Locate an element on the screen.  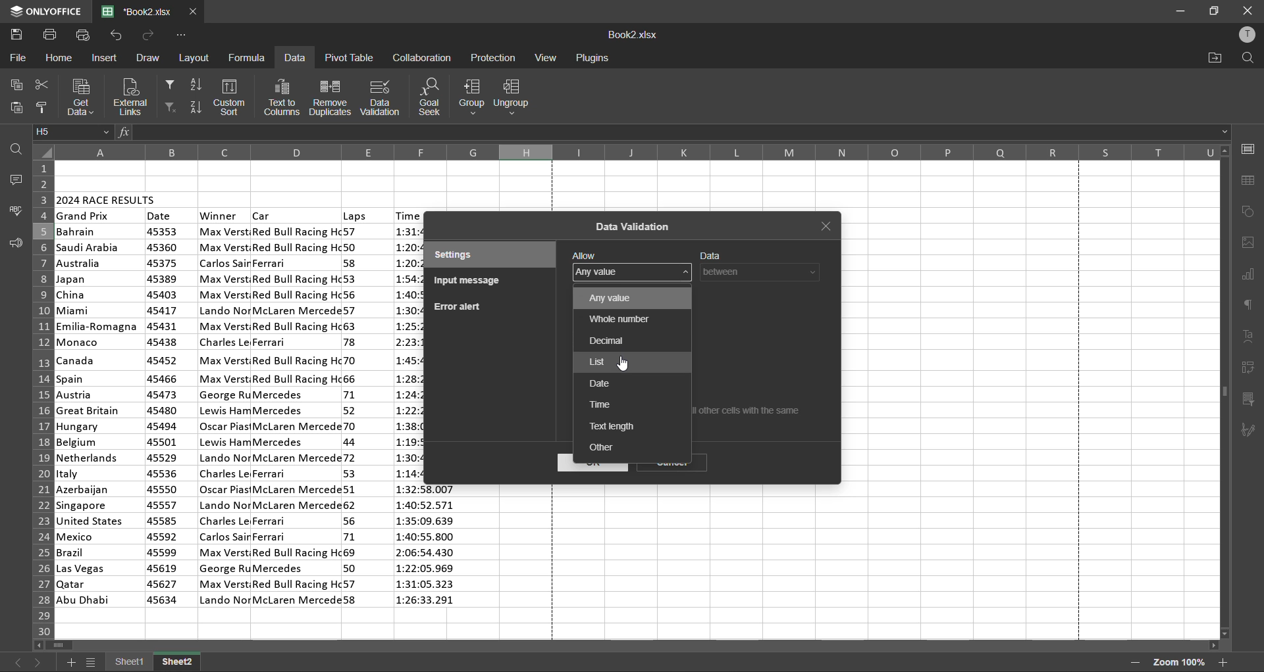
file is located at coordinates (16, 58).